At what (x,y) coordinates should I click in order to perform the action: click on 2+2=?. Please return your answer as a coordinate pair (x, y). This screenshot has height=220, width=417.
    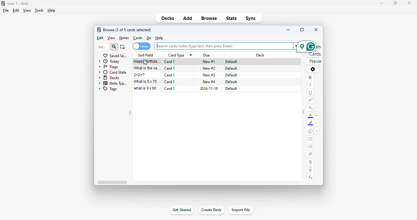
    Looking at the image, I should click on (140, 75).